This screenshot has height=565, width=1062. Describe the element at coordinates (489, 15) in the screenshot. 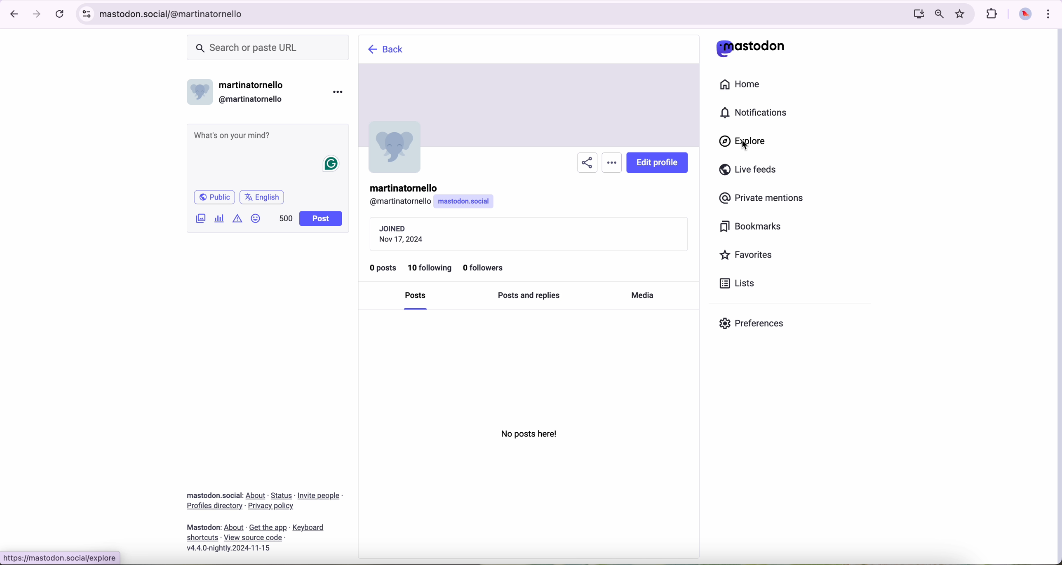

I see `URL` at that location.